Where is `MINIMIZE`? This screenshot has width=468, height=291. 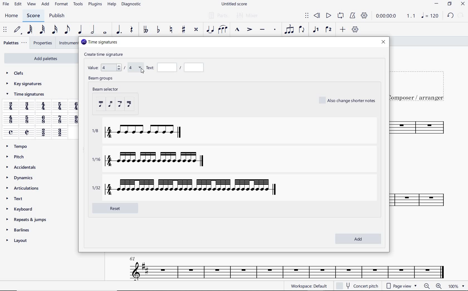
MINIMIZE is located at coordinates (437, 4).